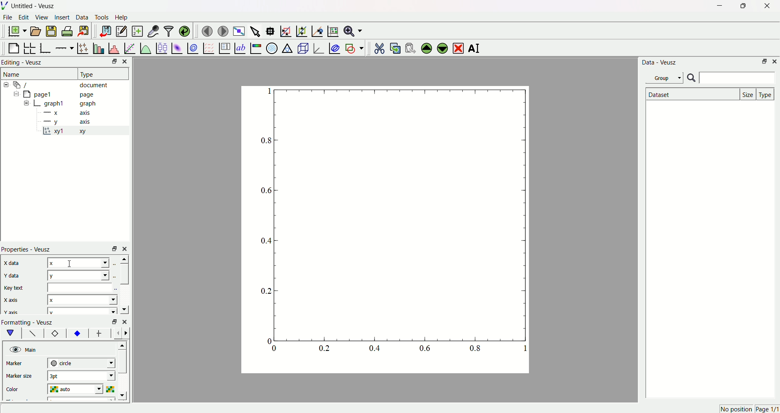 This screenshot has height=413, width=780. What do you see at coordinates (52, 31) in the screenshot?
I see `save document` at bounding box center [52, 31].